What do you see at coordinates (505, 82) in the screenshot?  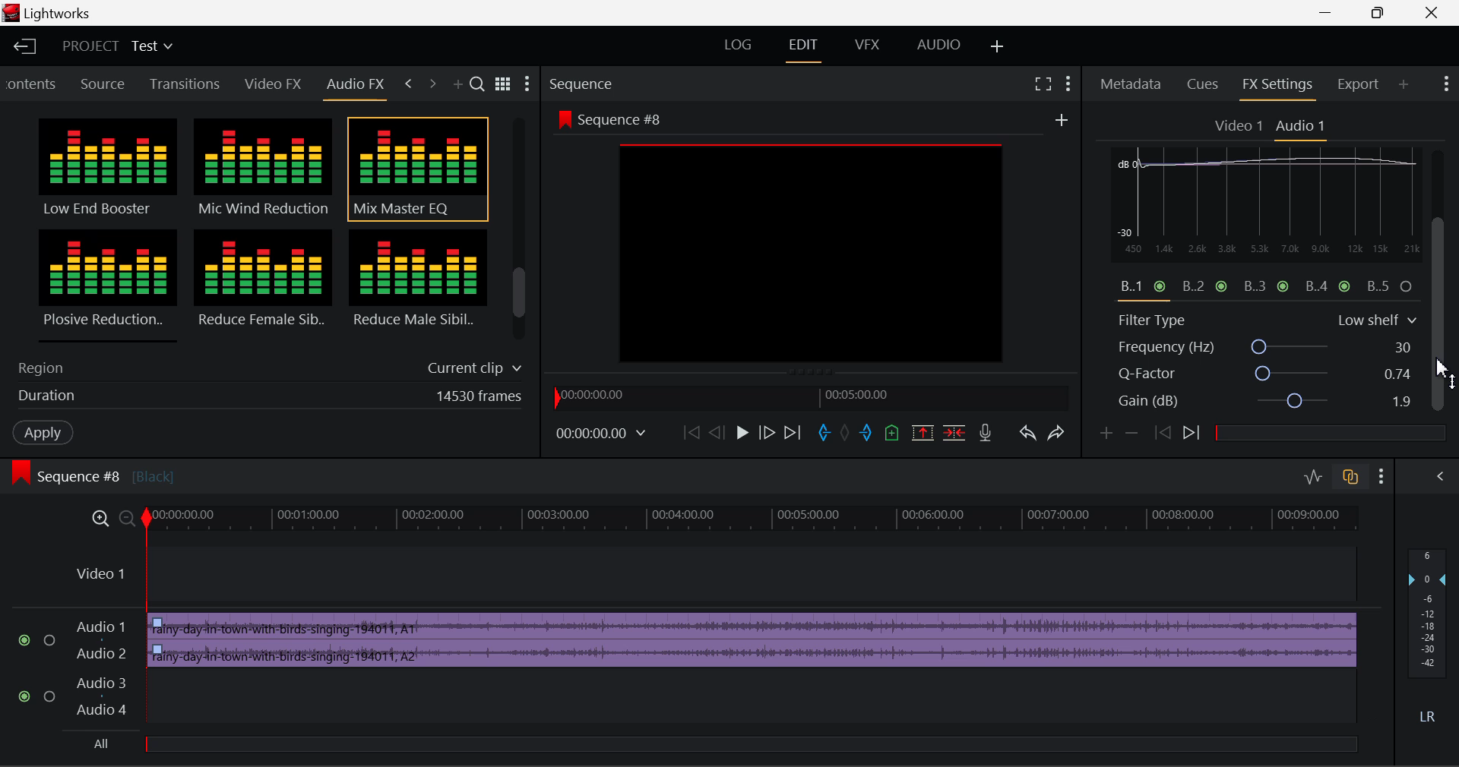 I see `Toggle between title and list view` at bounding box center [505, 82].